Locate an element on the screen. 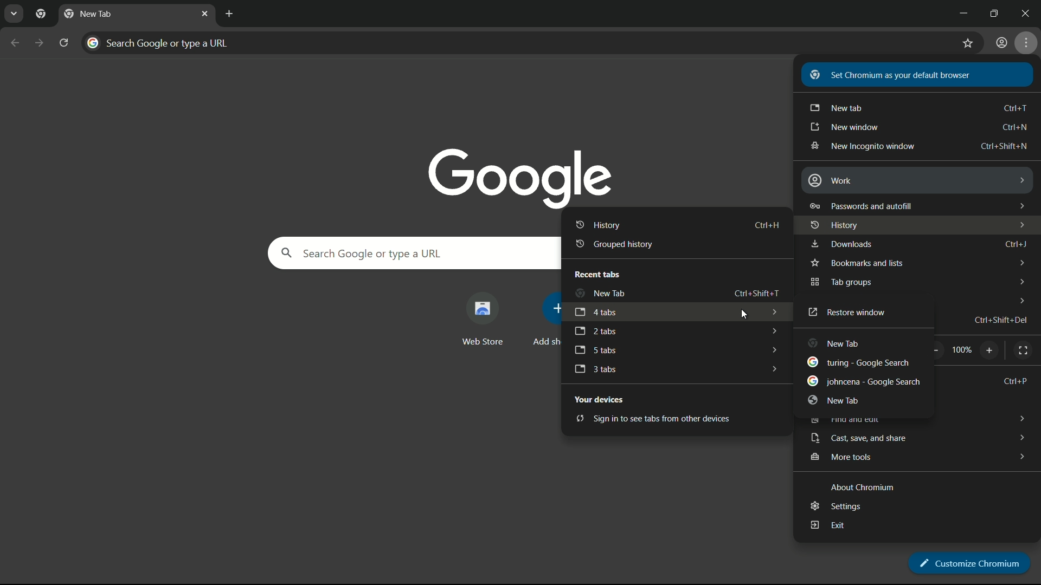  new incognito window is located at coordinates (861, 147).